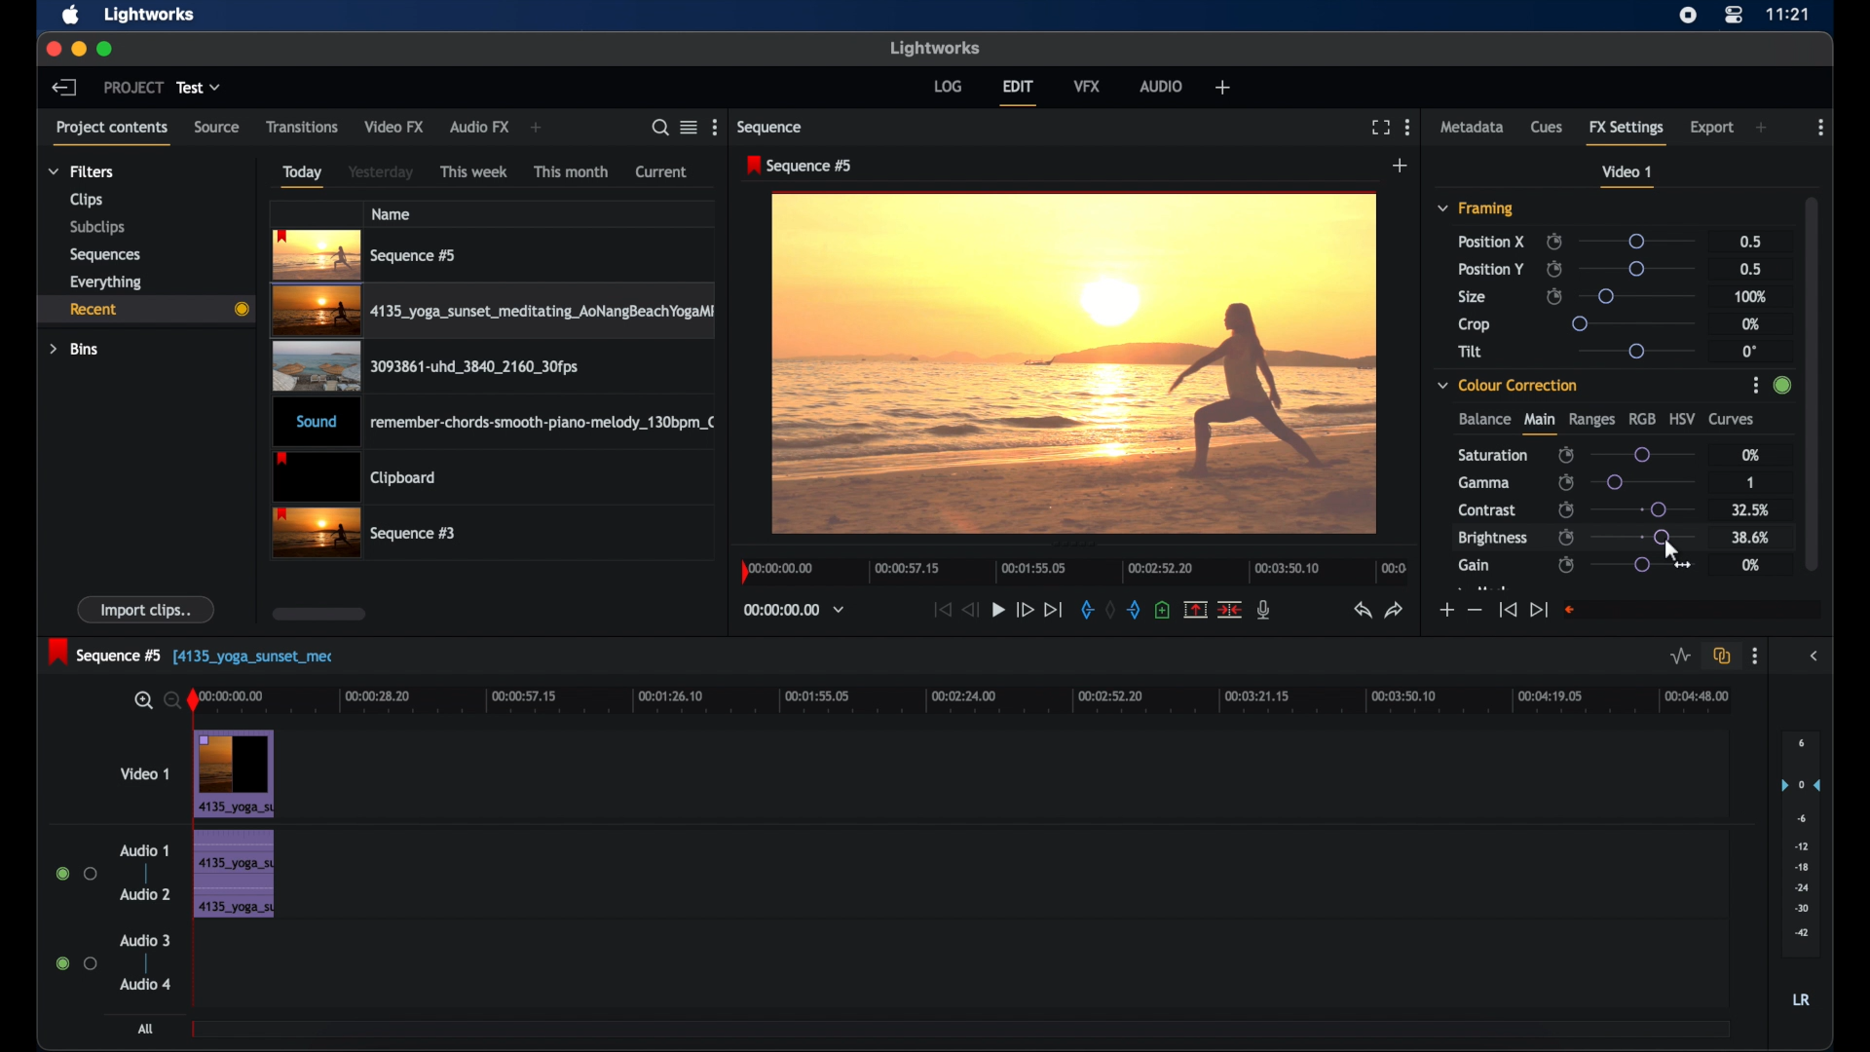  What do you see at coordinates (771, 128) in the screenshot?
I see `sequence` at bounding box center [771, 128].